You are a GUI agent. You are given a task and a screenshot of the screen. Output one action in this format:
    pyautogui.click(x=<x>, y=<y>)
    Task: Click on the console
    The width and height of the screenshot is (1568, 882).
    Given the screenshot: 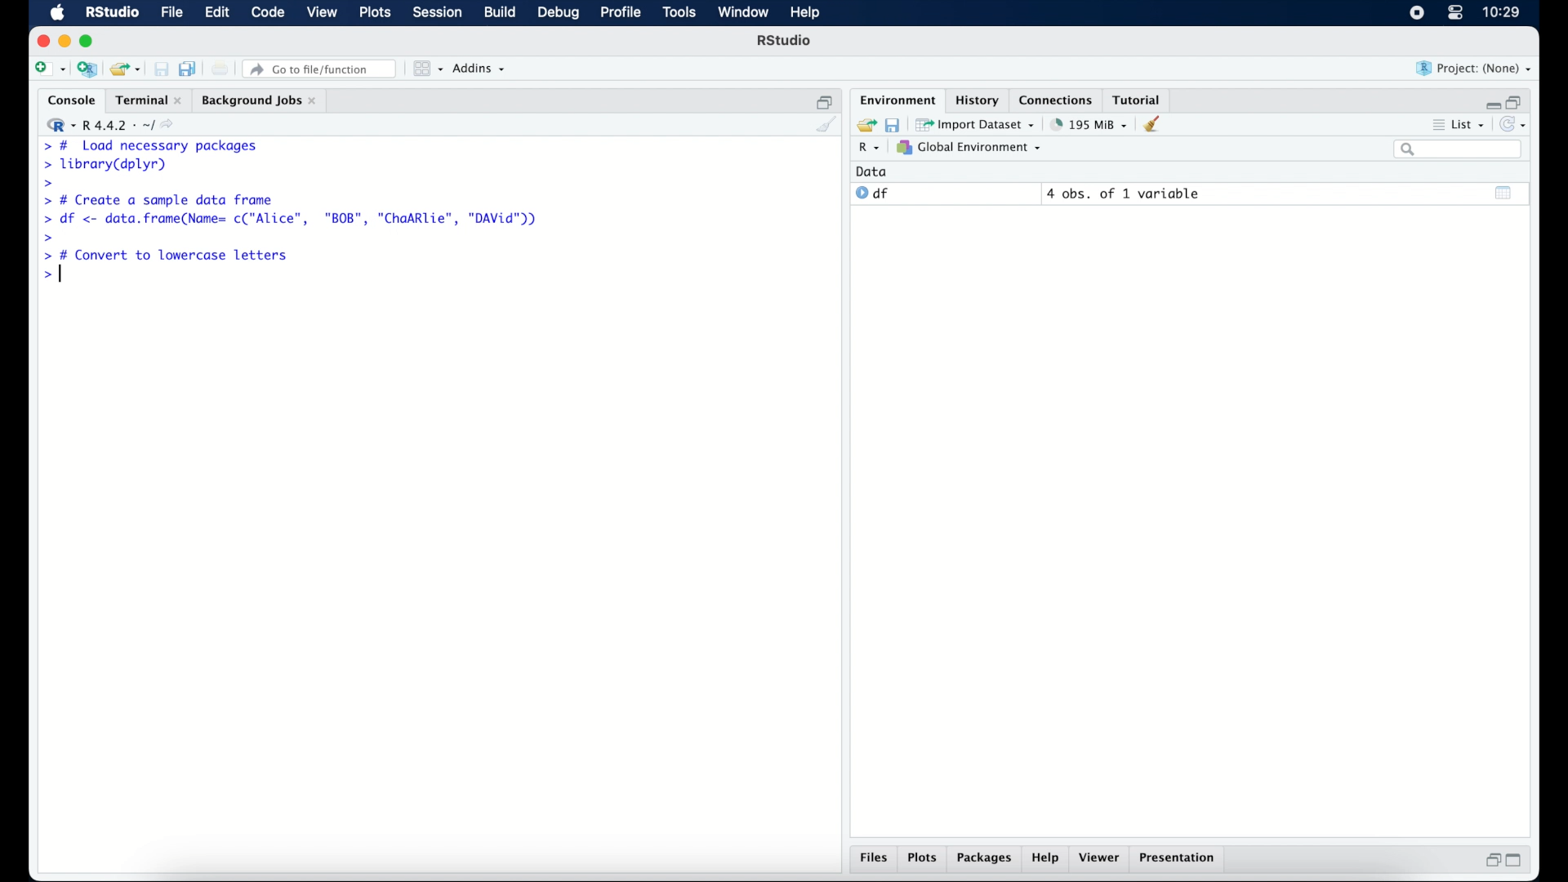 What is the action you would take?
    pyautogui.click(x=68, y=100)
    